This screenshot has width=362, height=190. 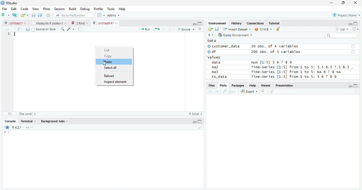 I want to click on File, so click(x=4, y=9).